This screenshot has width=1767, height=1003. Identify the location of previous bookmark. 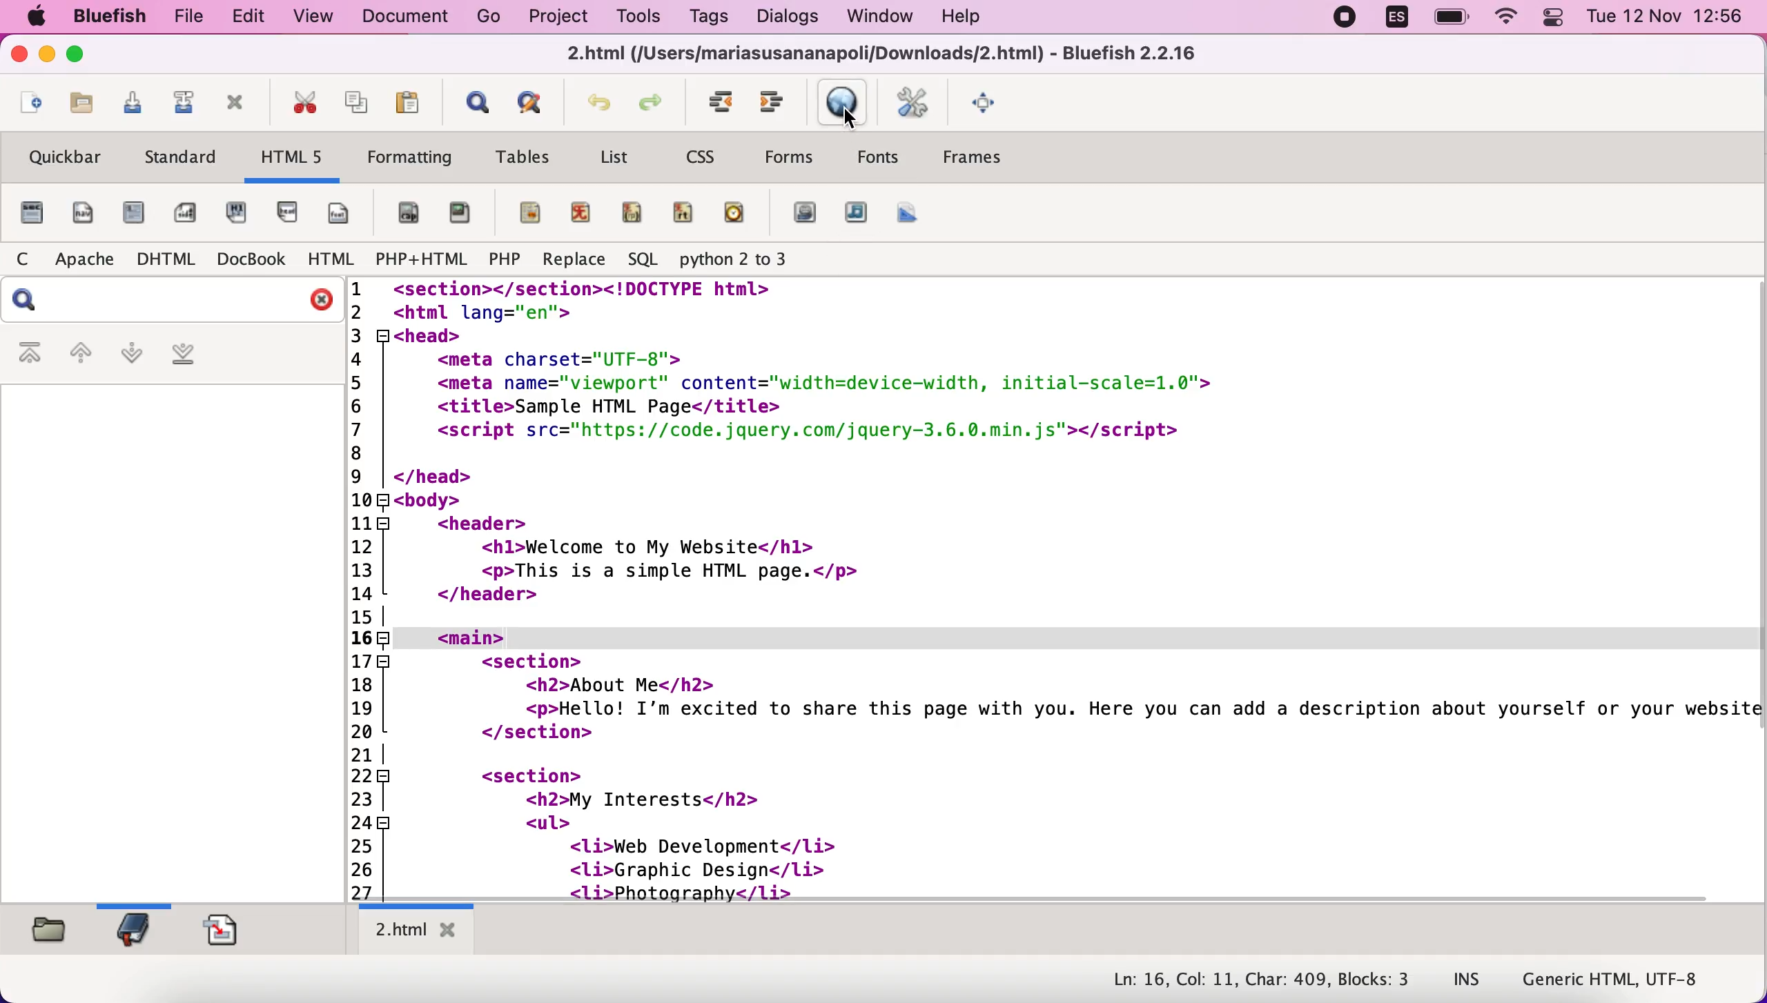
(79, 357).